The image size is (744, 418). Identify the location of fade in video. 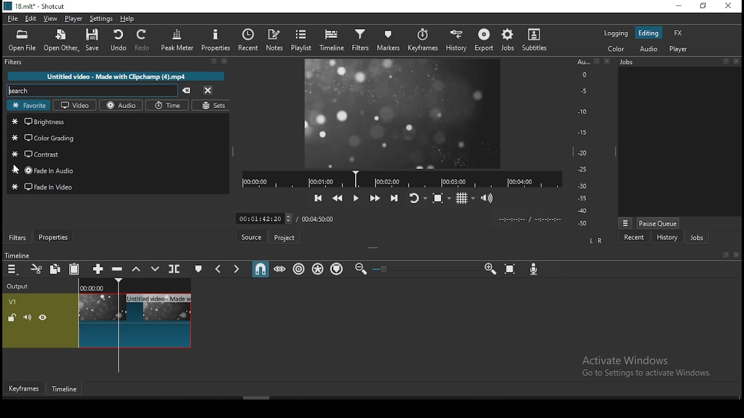
(120, 188).